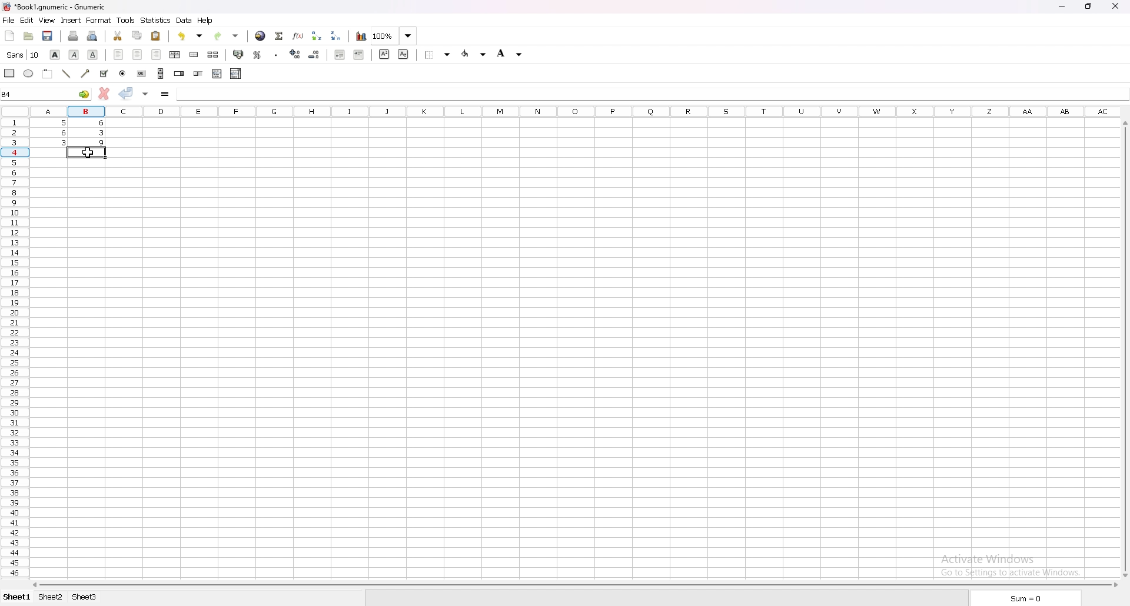 The image size is (1130, 606). I want to click on statistics, so click(156, 21).